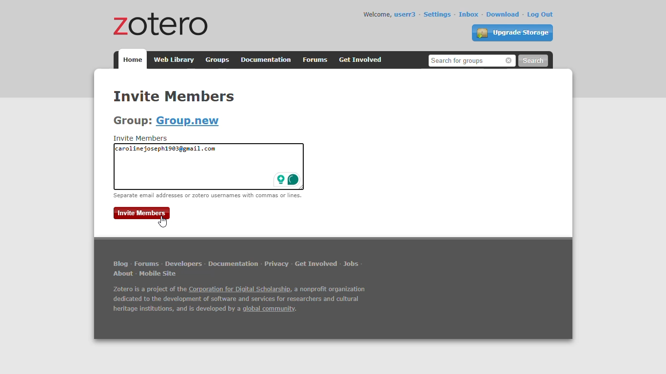 This screenshot has height=374, width=666. What do you see at coordinates (316, 263) in the screenshot?
I see `get involved` at bounding box center [316, 263].